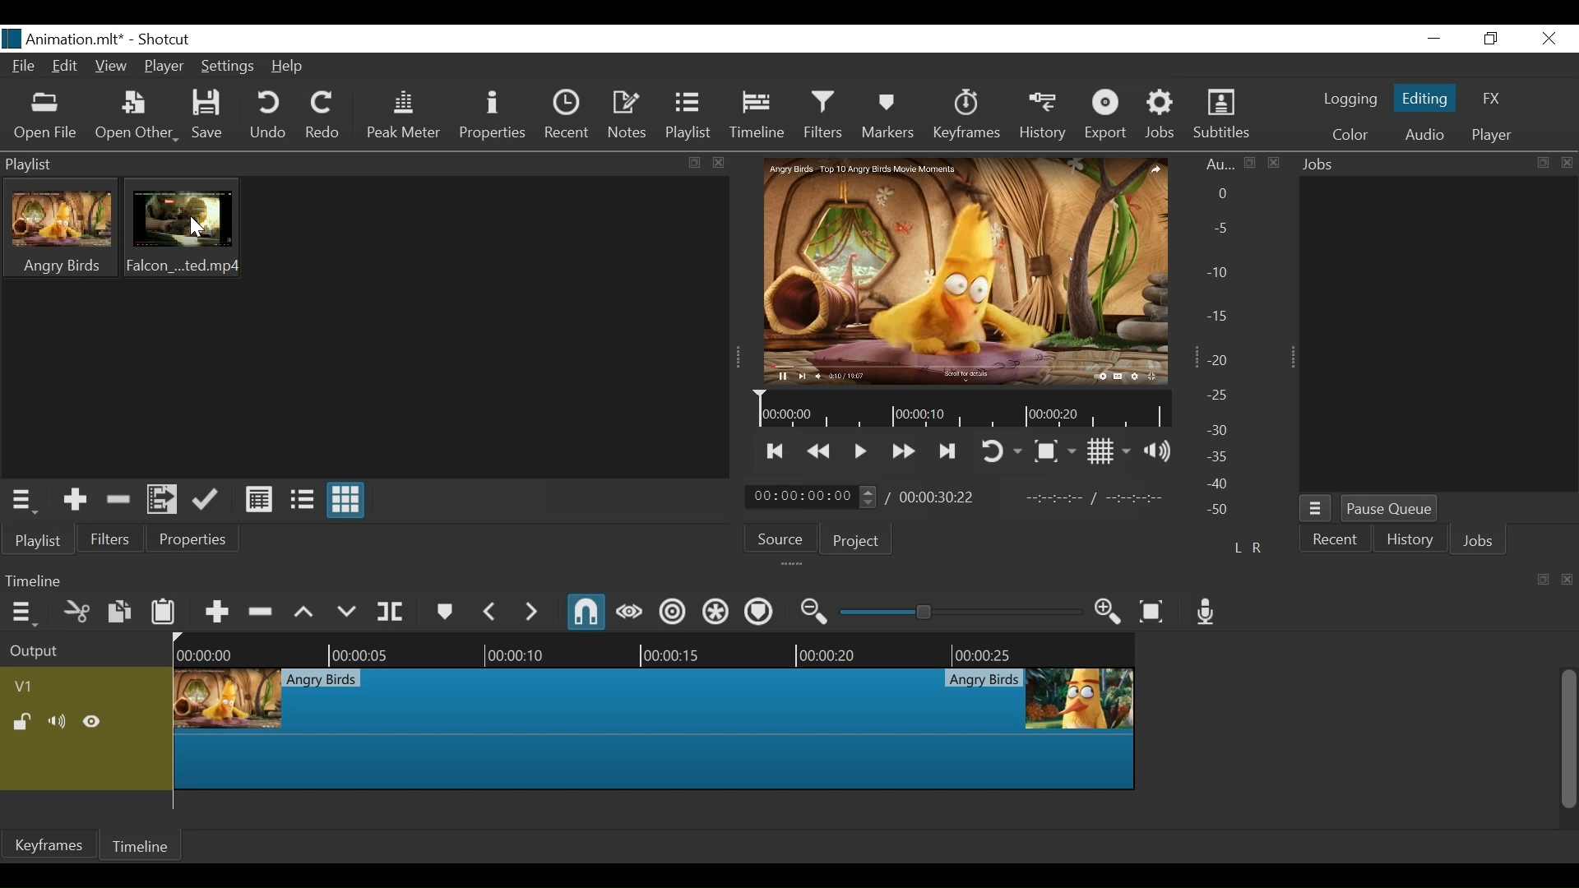  I want to click on Scrub while dragging, so click(629, 613).